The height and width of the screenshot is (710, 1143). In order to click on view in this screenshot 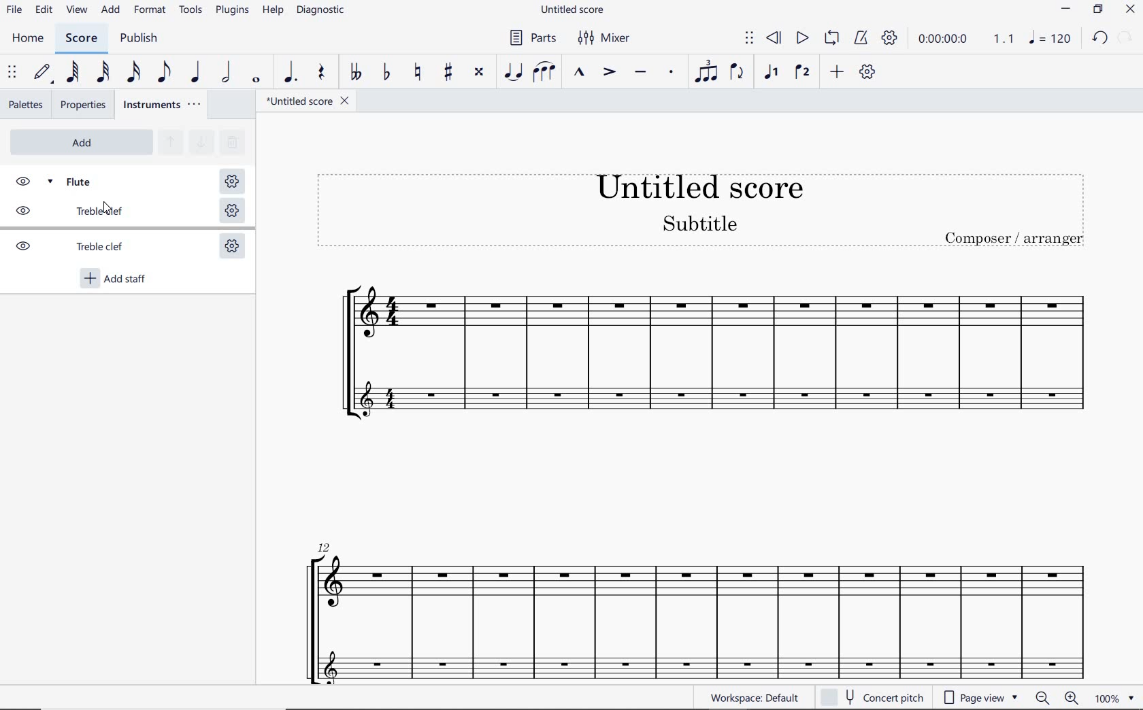, I will do `click(79, 11)`.